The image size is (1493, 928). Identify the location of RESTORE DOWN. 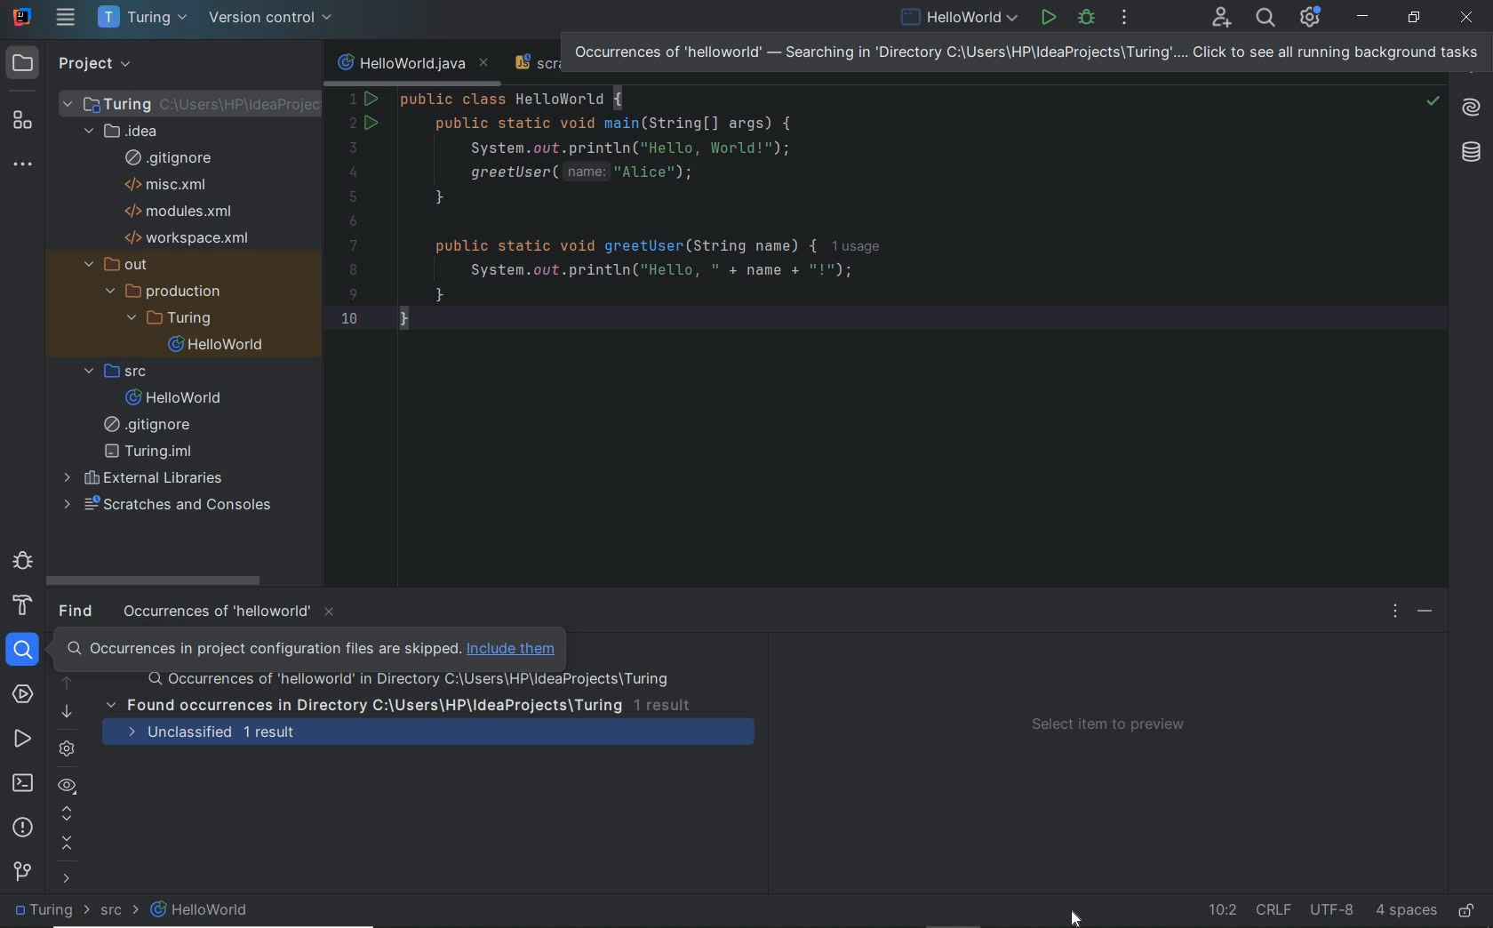
(1415, 17).